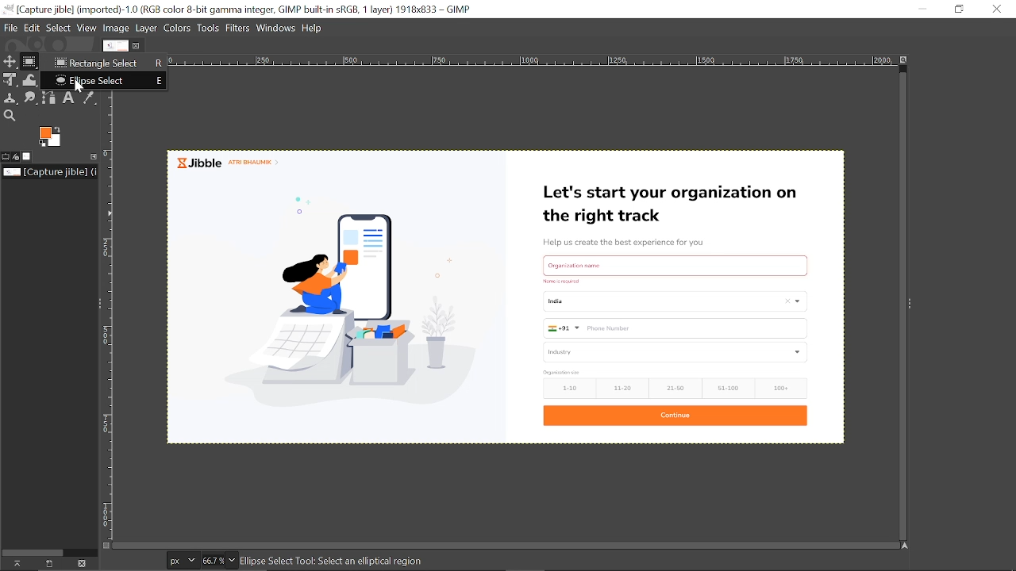  What do you see at coordinates (33, 28) in the screenshot?
I see `Edit` at bounding box center [33, 28].